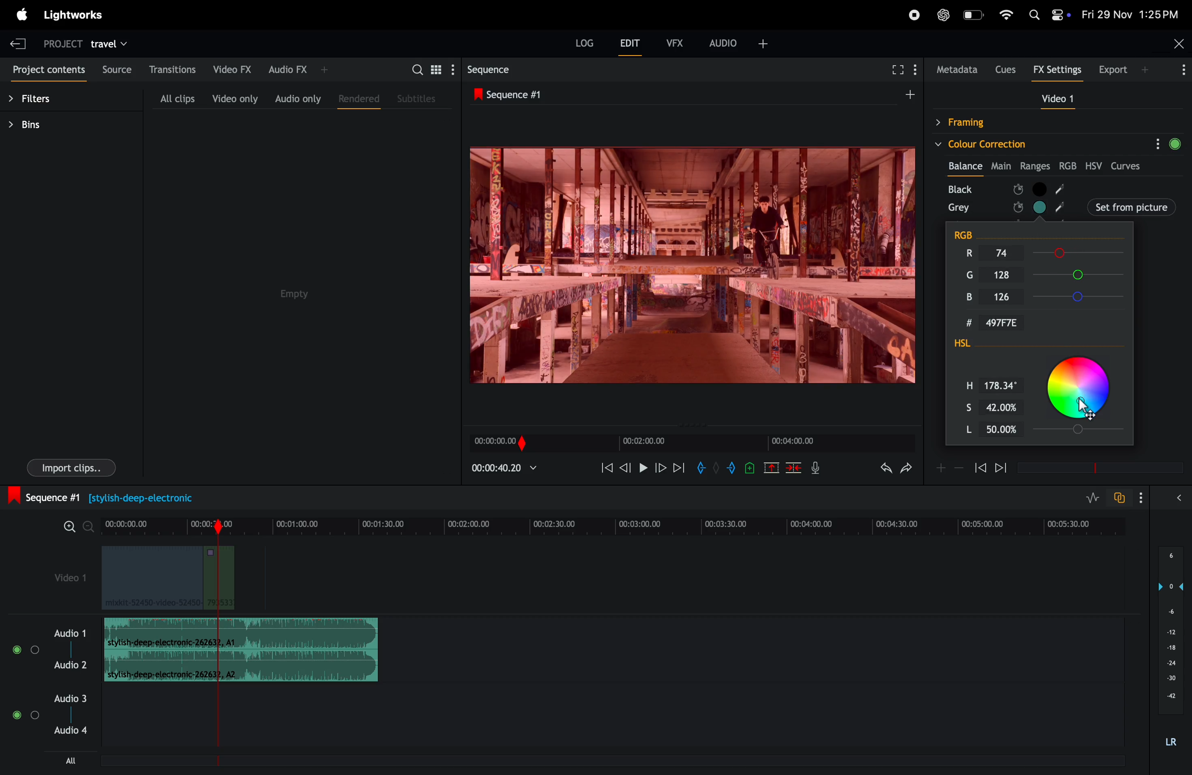 Image resolution: width=1192 pixels, height=775 pixels. Describe the element at coordinates (1060, 11) in the screenshot. I see `control panel` at that location.